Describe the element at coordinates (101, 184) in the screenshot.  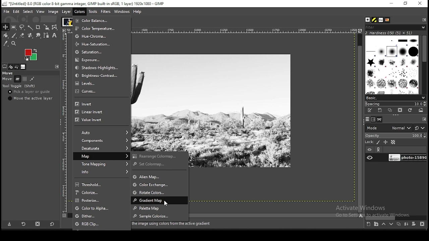
I see `threshold` at that location.